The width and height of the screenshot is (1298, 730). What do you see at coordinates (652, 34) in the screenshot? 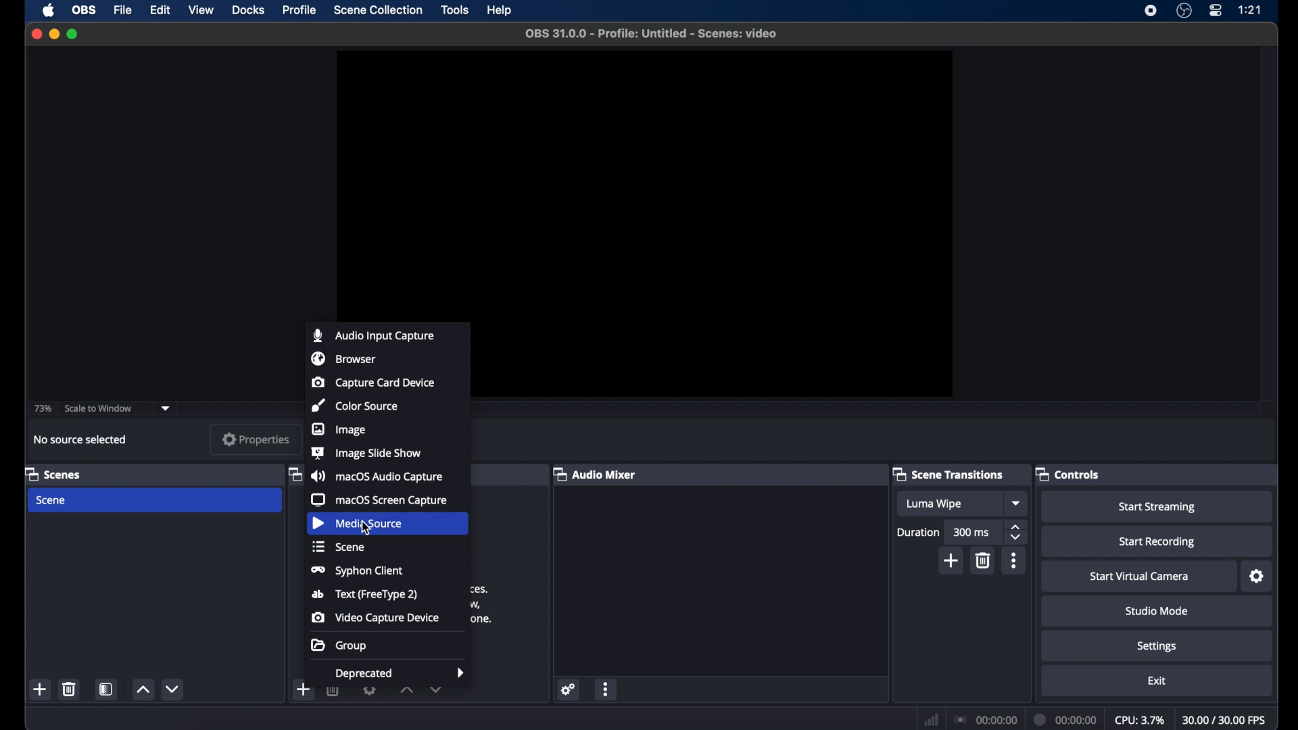
I see `file name` at bounding box center [652, 34].